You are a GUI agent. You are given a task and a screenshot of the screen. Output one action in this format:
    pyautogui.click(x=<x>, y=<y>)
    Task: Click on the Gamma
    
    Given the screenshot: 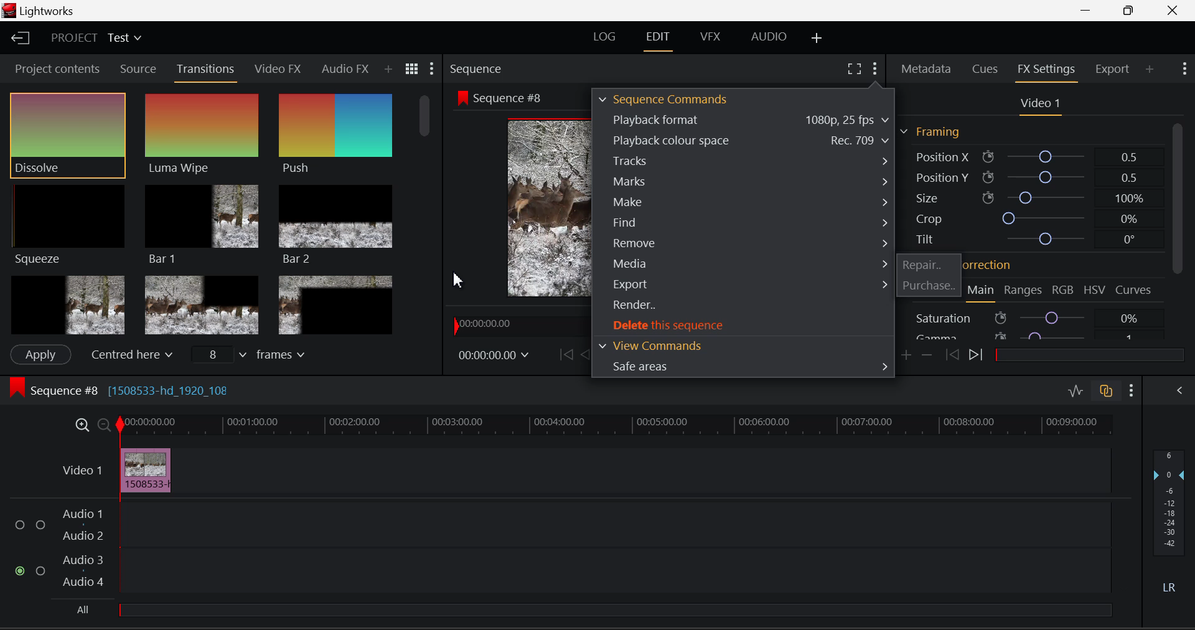 What is the action you would take?
    pyautogui.click(x=1028, y=337)
    